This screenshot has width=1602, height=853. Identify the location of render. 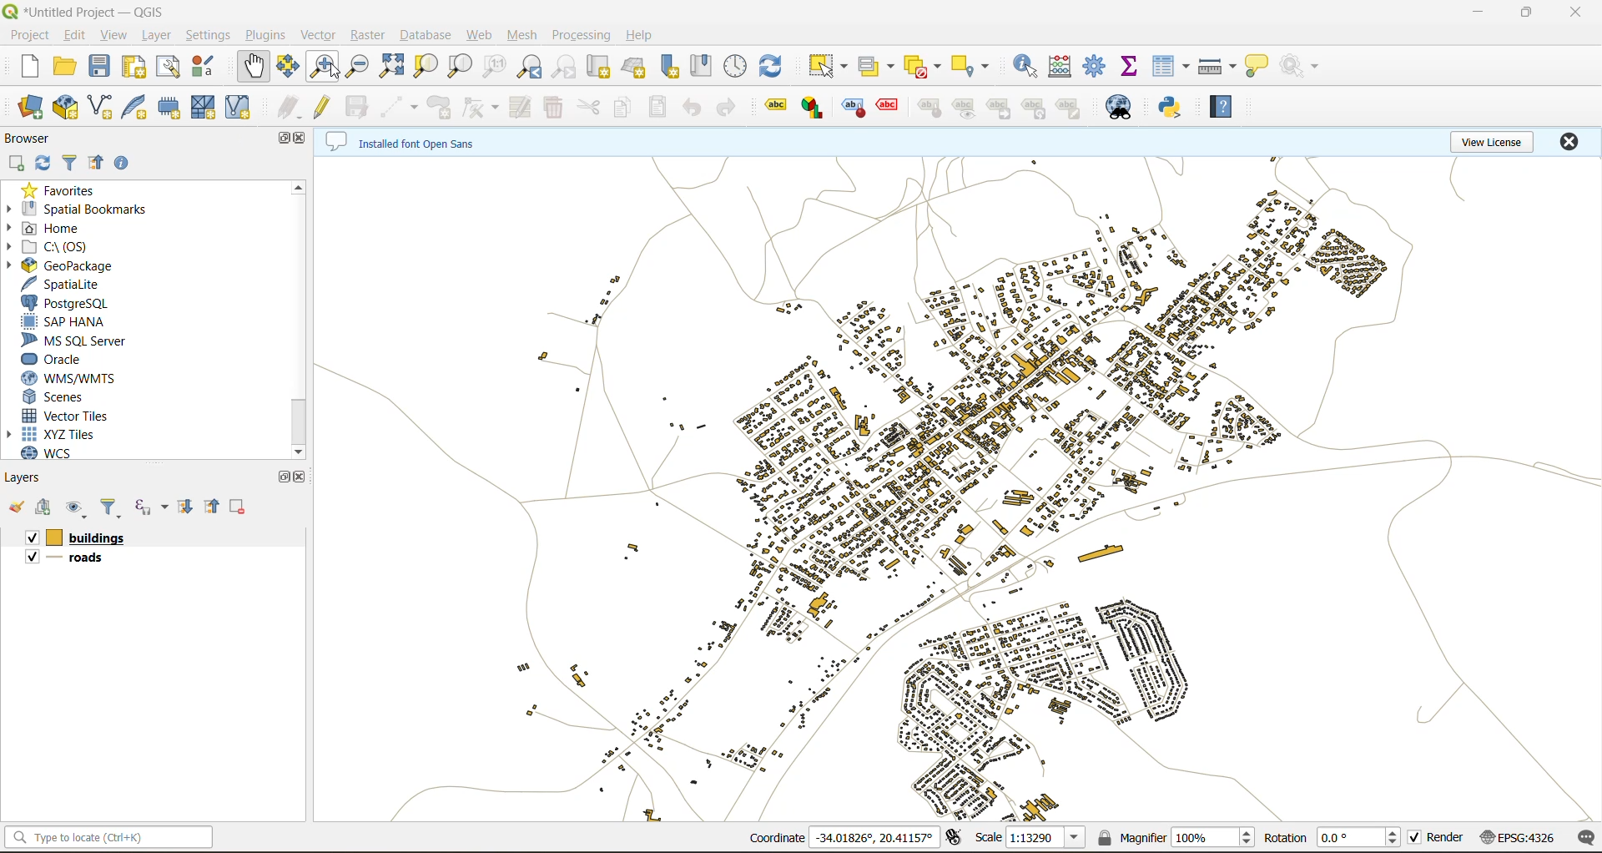
(1438, 840).